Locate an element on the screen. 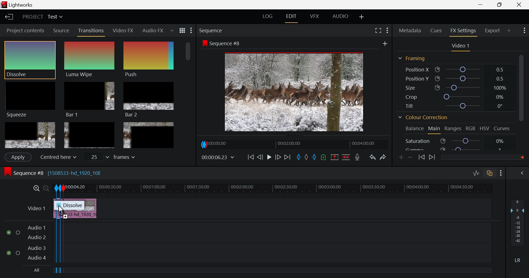 This screenshot has width=529, height=278. Push is located at coordinates (149, 59).